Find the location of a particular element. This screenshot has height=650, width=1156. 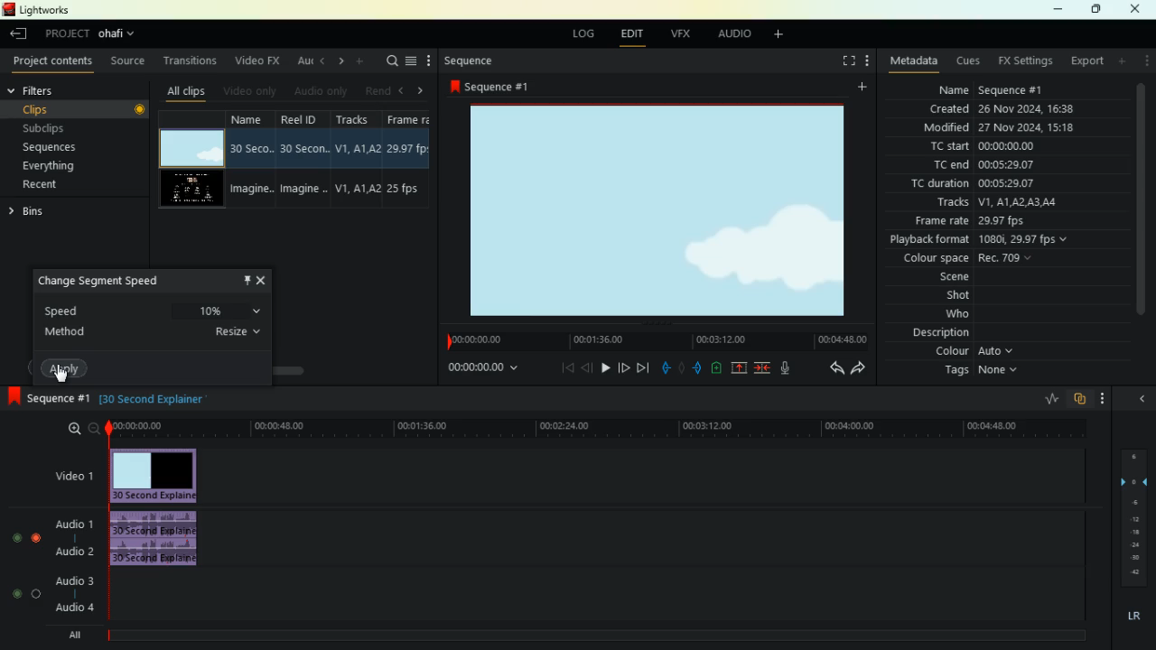

Mouse Cursor is located at coordinates (61, 376).